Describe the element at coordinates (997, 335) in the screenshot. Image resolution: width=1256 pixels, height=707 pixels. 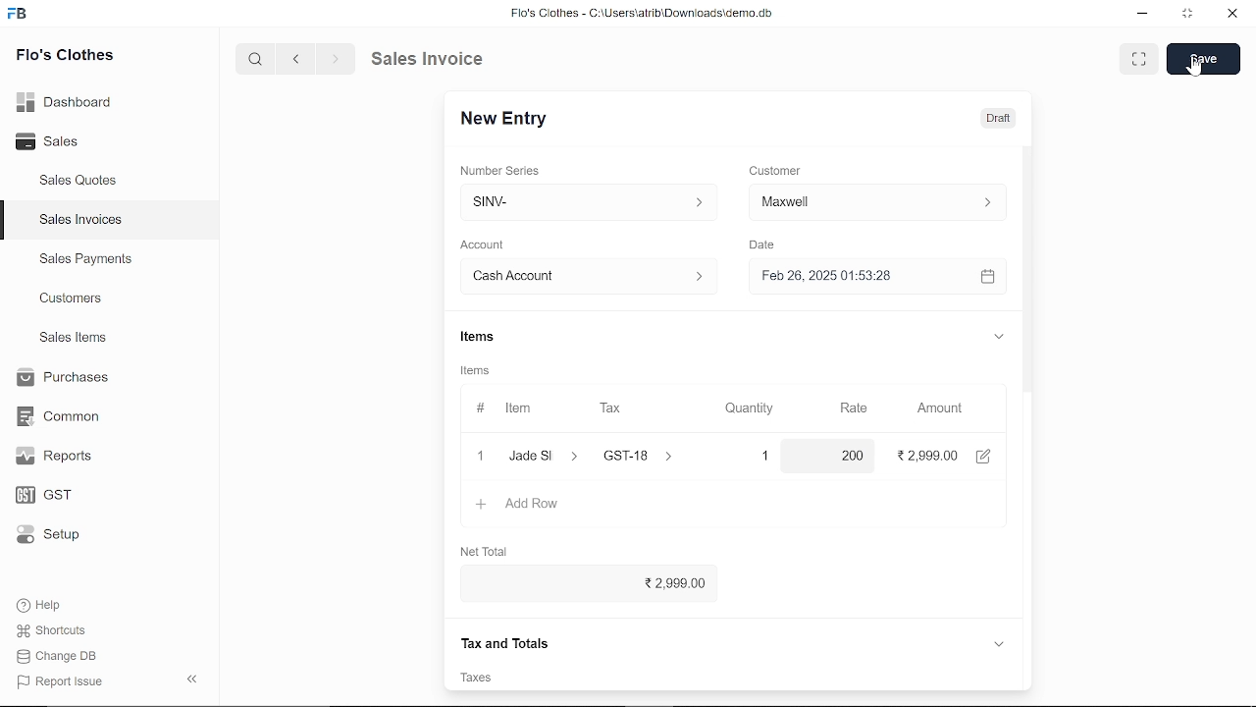
I see `expand` at that location.